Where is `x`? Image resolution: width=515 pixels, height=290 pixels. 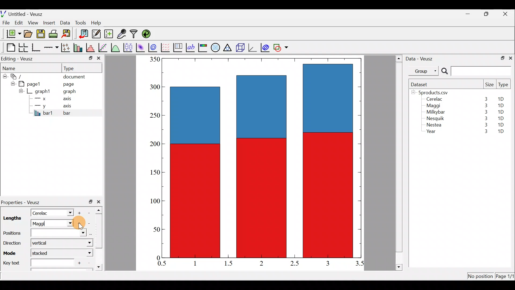 x is located at coordinates (42, 99).